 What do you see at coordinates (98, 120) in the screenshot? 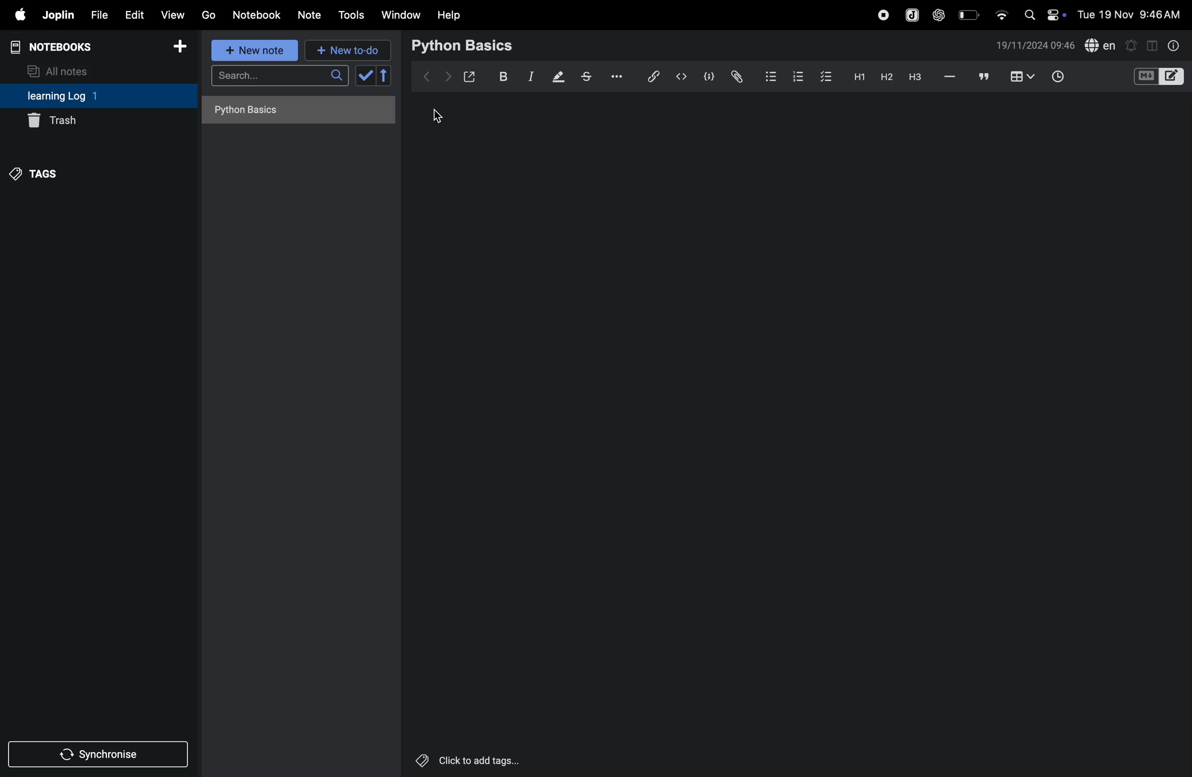
I see `trash` at bounding box center [98, 120].